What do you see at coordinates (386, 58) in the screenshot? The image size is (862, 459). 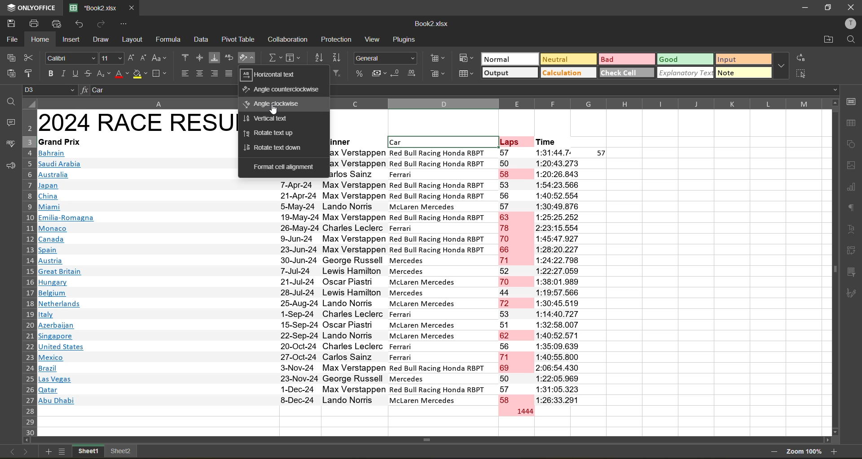 I see `number format` at bounding box center [386, 58].